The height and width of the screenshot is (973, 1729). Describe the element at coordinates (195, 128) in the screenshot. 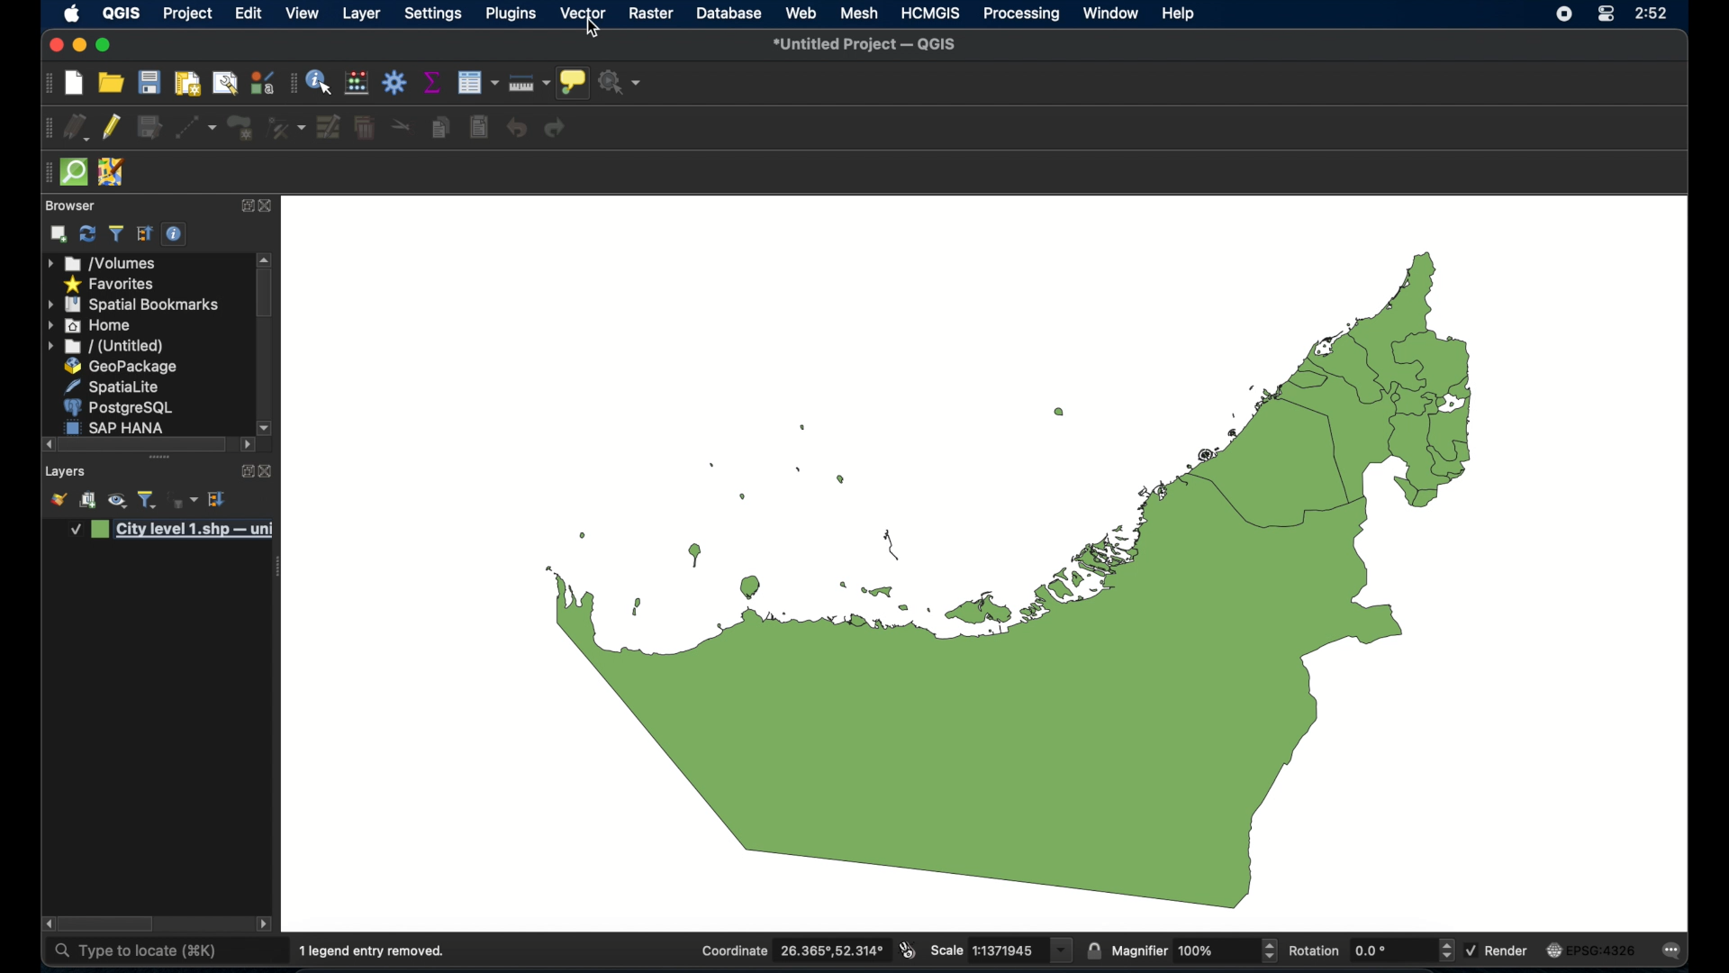

I see `digitize with segment` at that location.